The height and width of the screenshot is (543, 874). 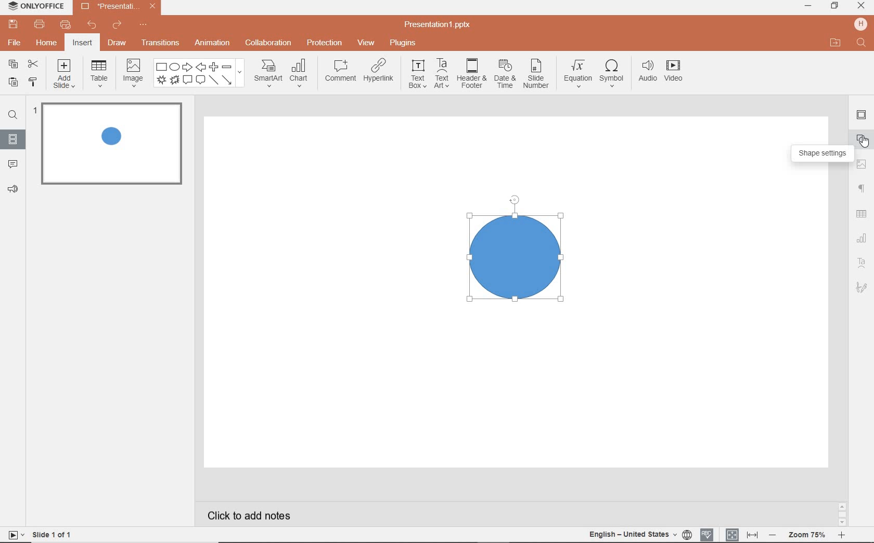 What do you see at coordinates (99, 74) in the screenshot?
I see `table` at bounding box center [99, 74].